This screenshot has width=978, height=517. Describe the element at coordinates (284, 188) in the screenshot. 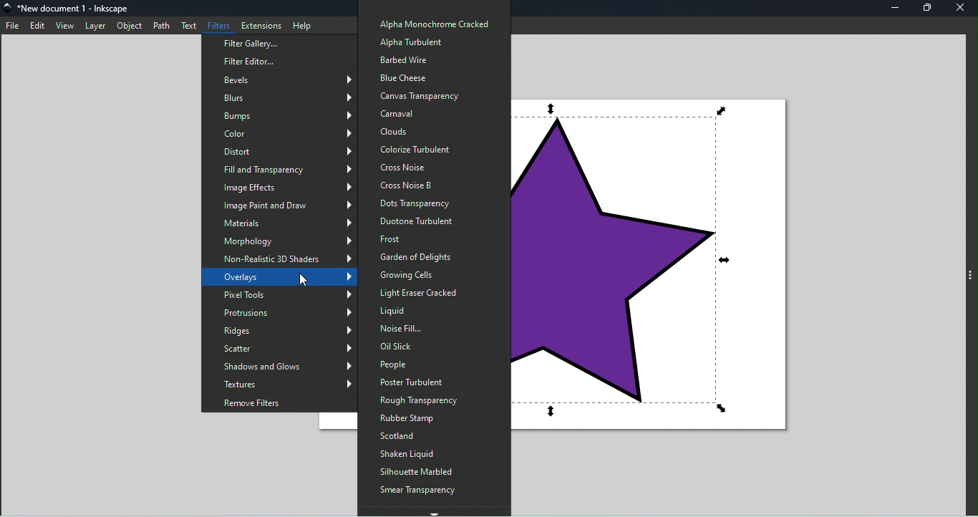

I see `Image effects` at that location.